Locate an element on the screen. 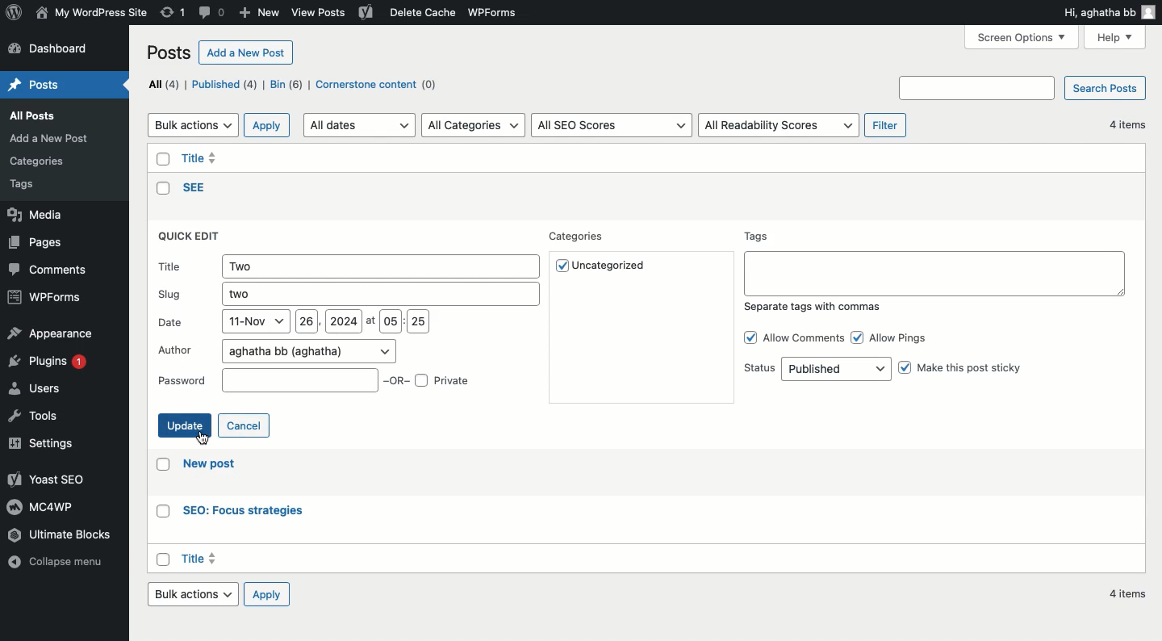 The height and width of the screenshot is (641, 1162). Apply is located at coordinates (267, 124).